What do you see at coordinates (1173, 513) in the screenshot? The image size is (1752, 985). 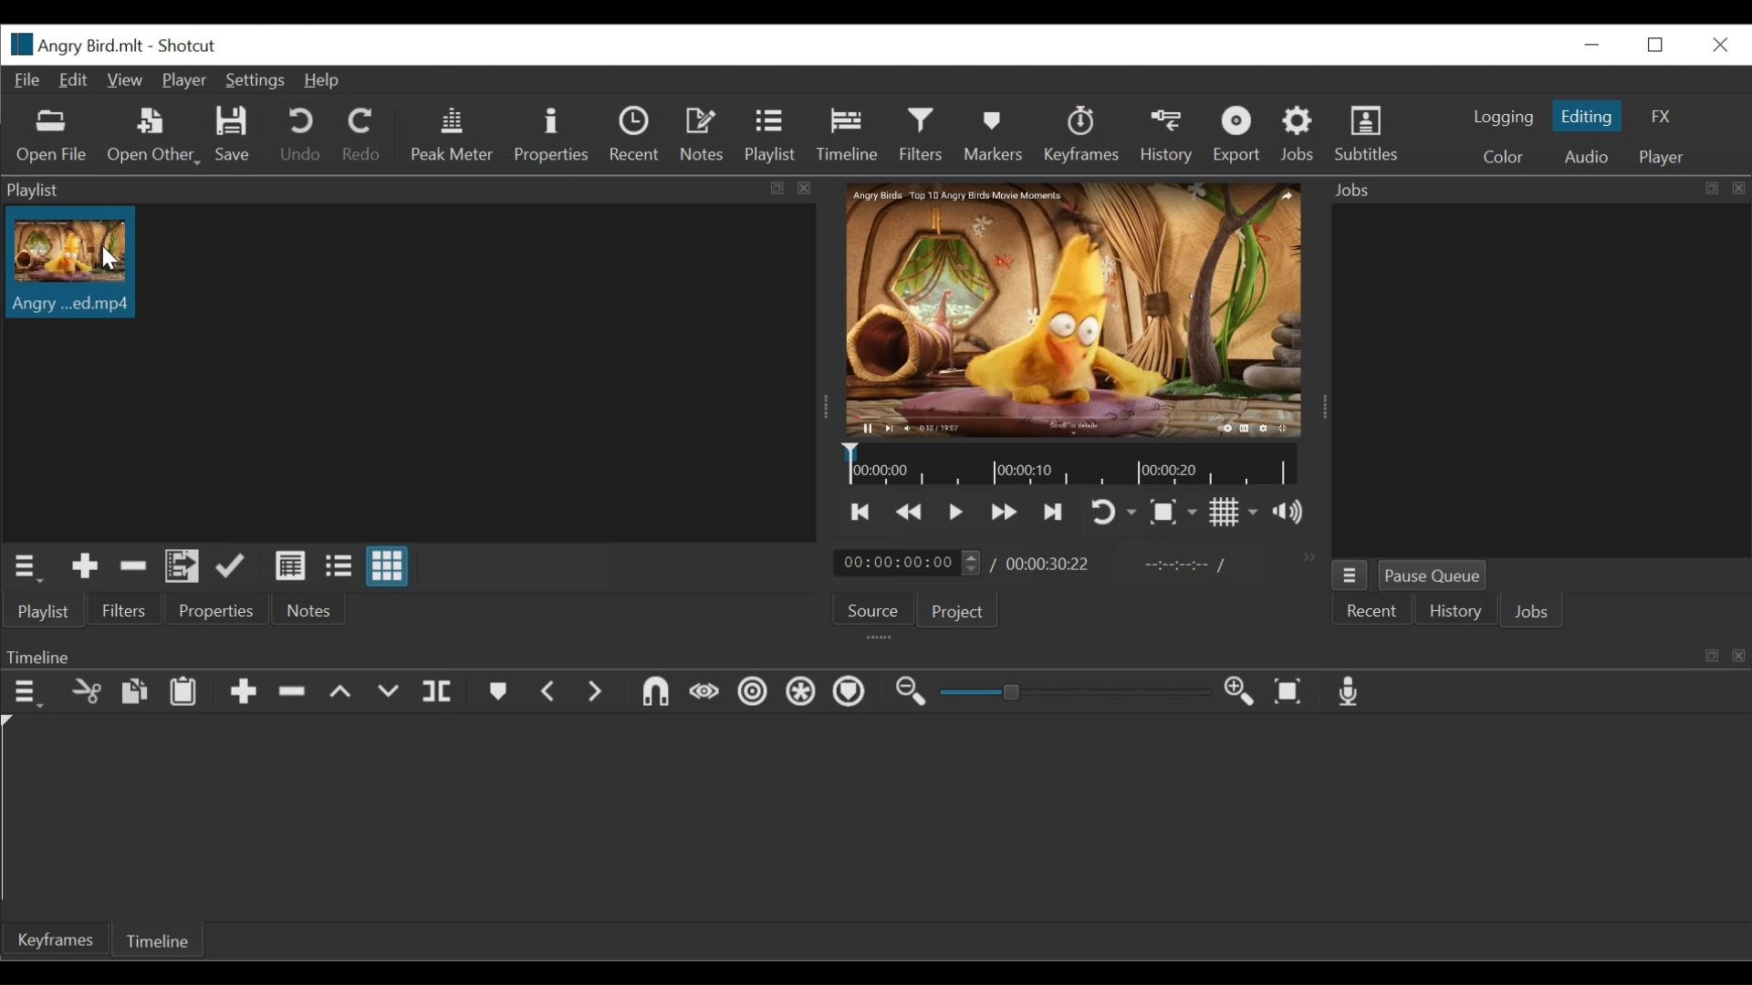 I see `Toggle zoom` at bounding box center [1173, 513].